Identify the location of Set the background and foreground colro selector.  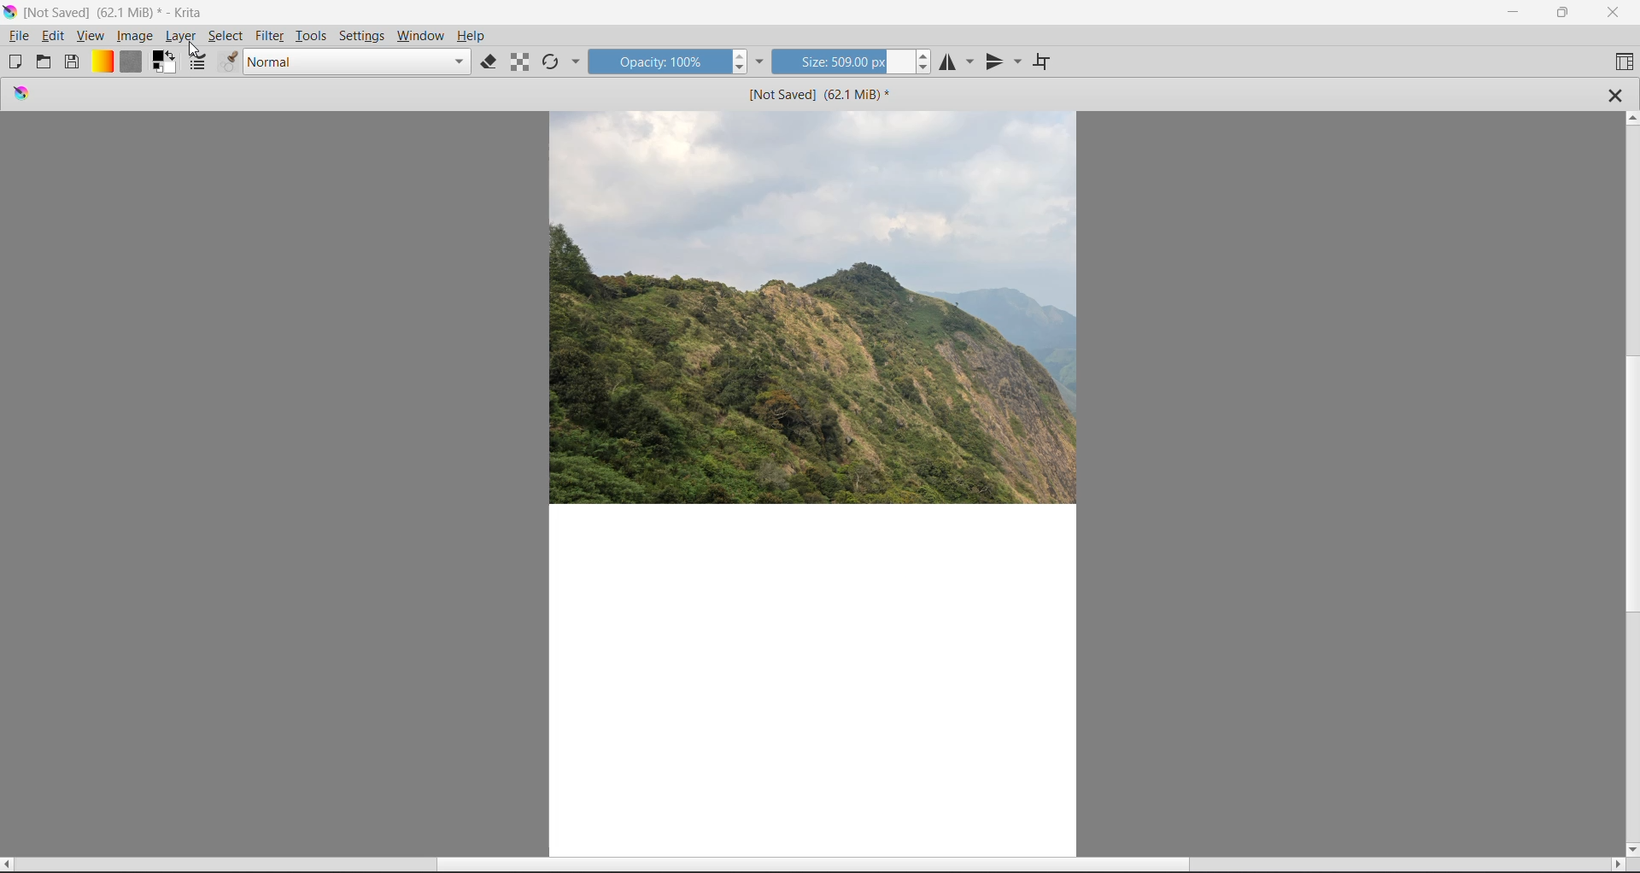
(163, 62).